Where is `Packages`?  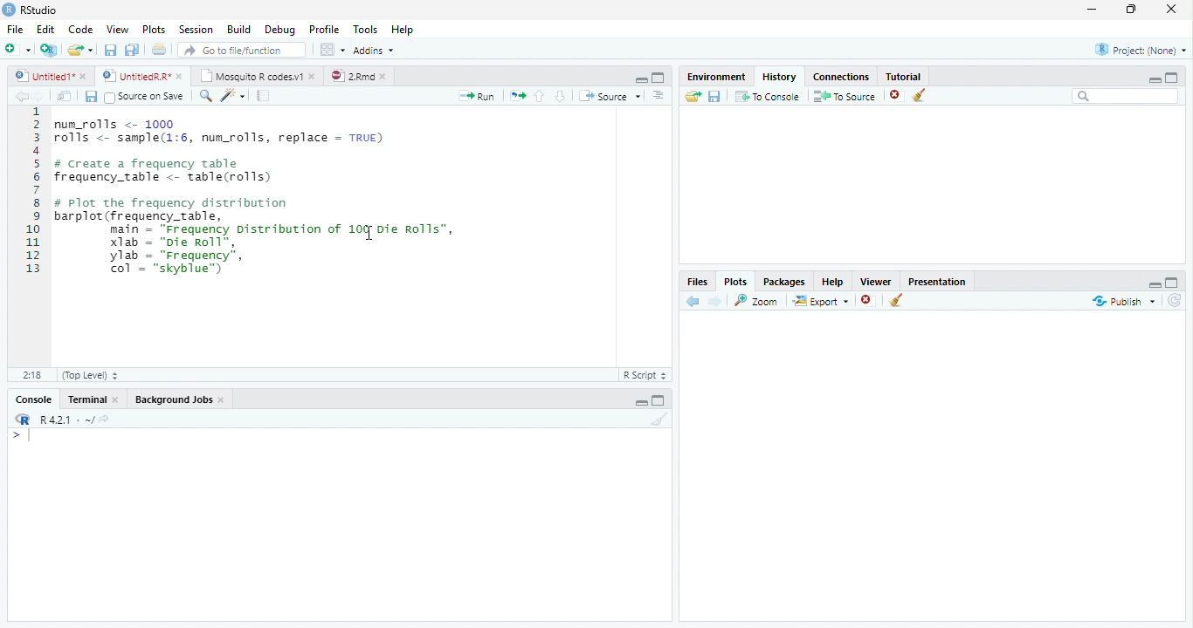
Packages is located at coordinates (785, 281).